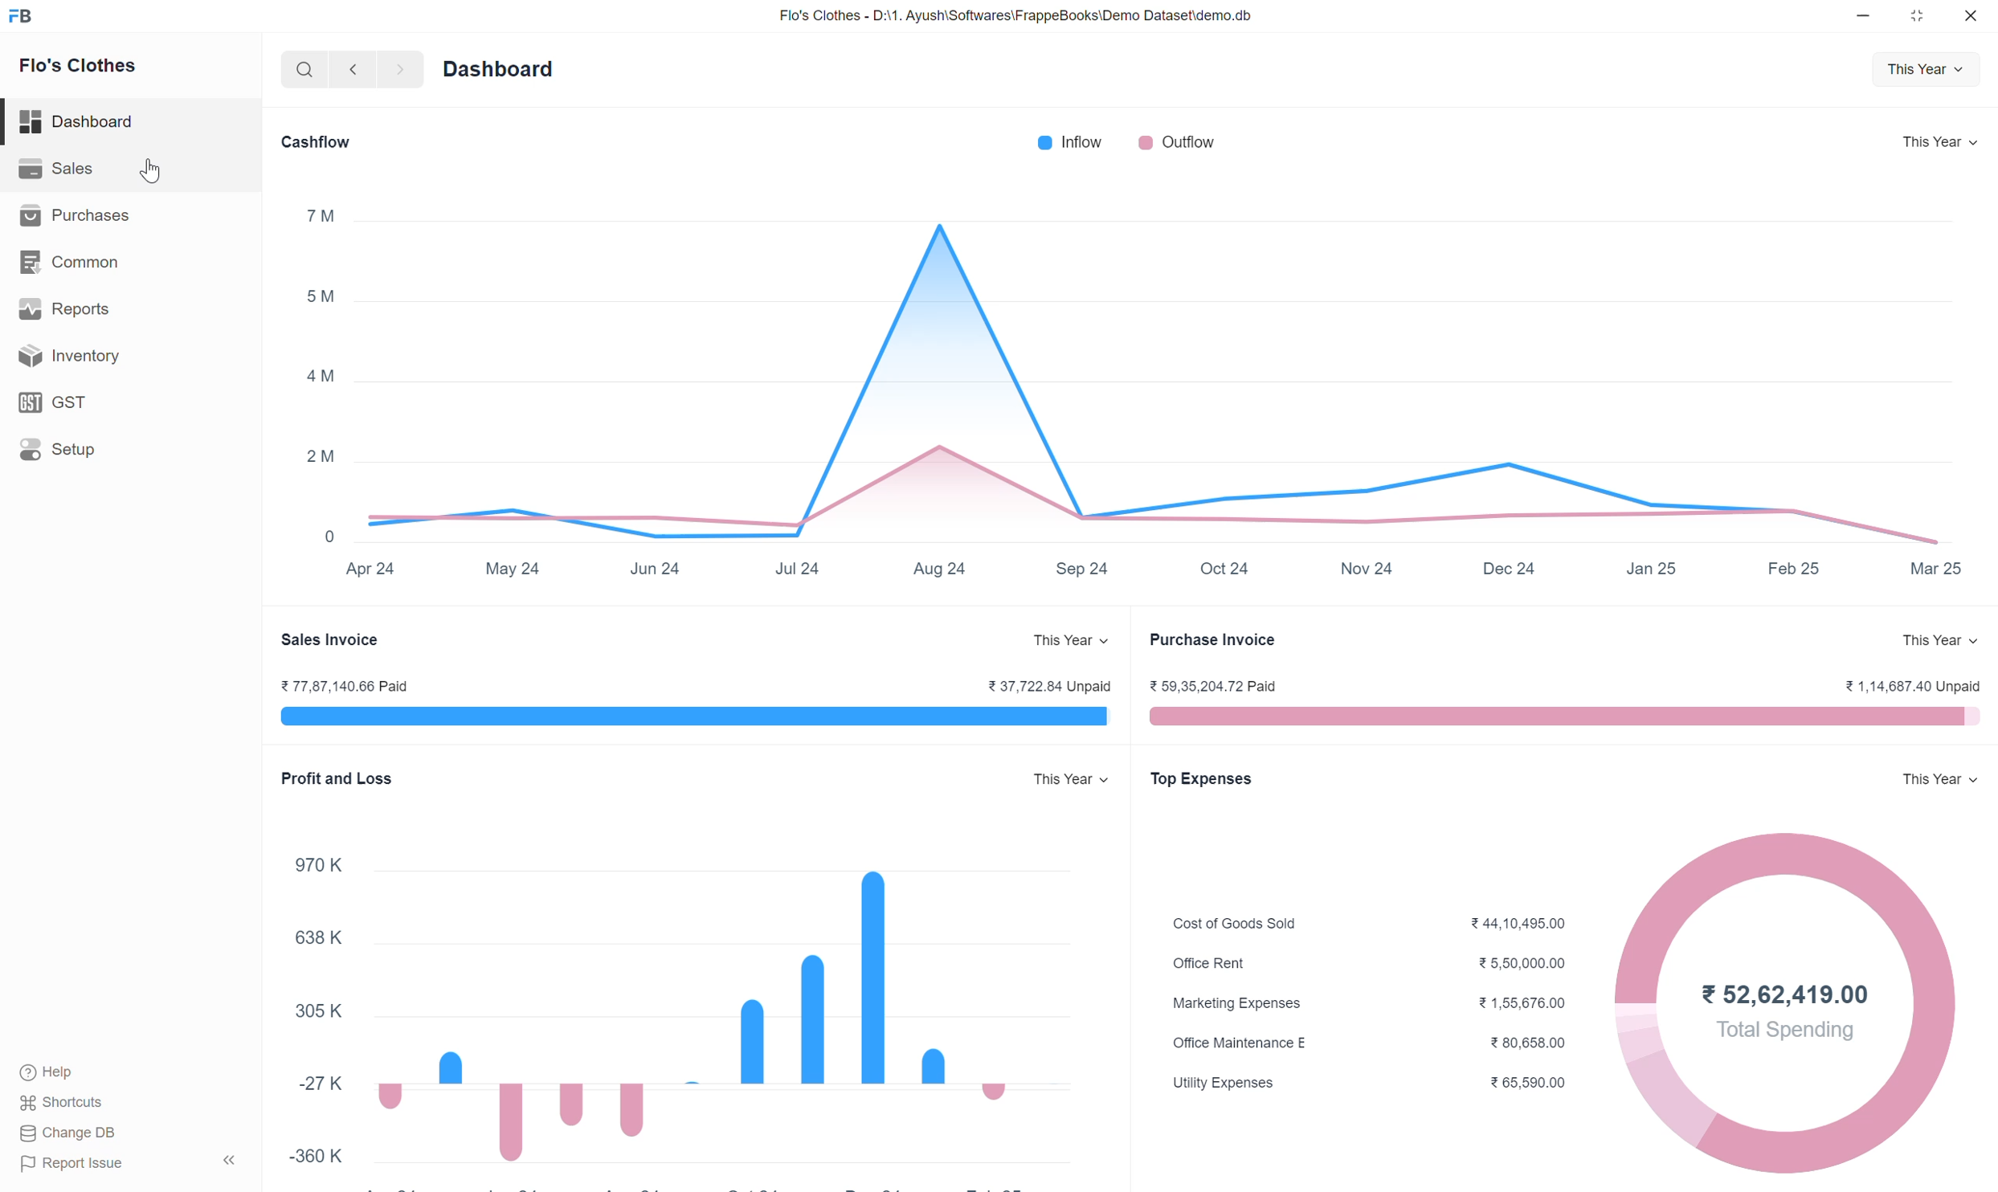 This screenshot has width=1998, height=1192. What do you see at coordinates (1062, 641) in the screenshot?
I see `select sales invoice timeframe ` at bounding box center [1062, 641].